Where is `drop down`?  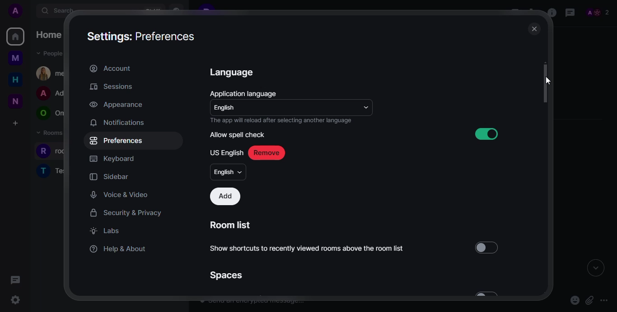 drop down is located at coordinates (366, 106).